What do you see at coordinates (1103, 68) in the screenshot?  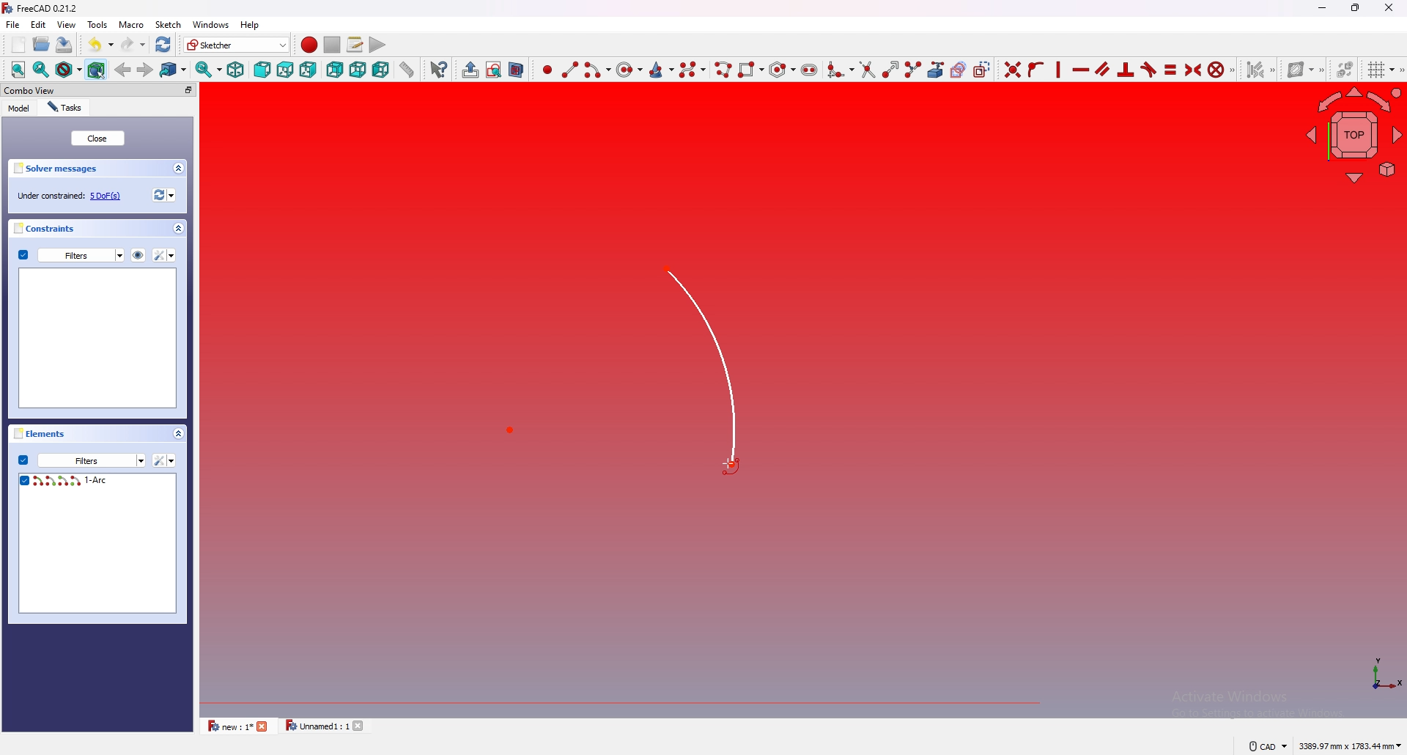 I see `constraint parallel` at bounding box center [1103, 68].